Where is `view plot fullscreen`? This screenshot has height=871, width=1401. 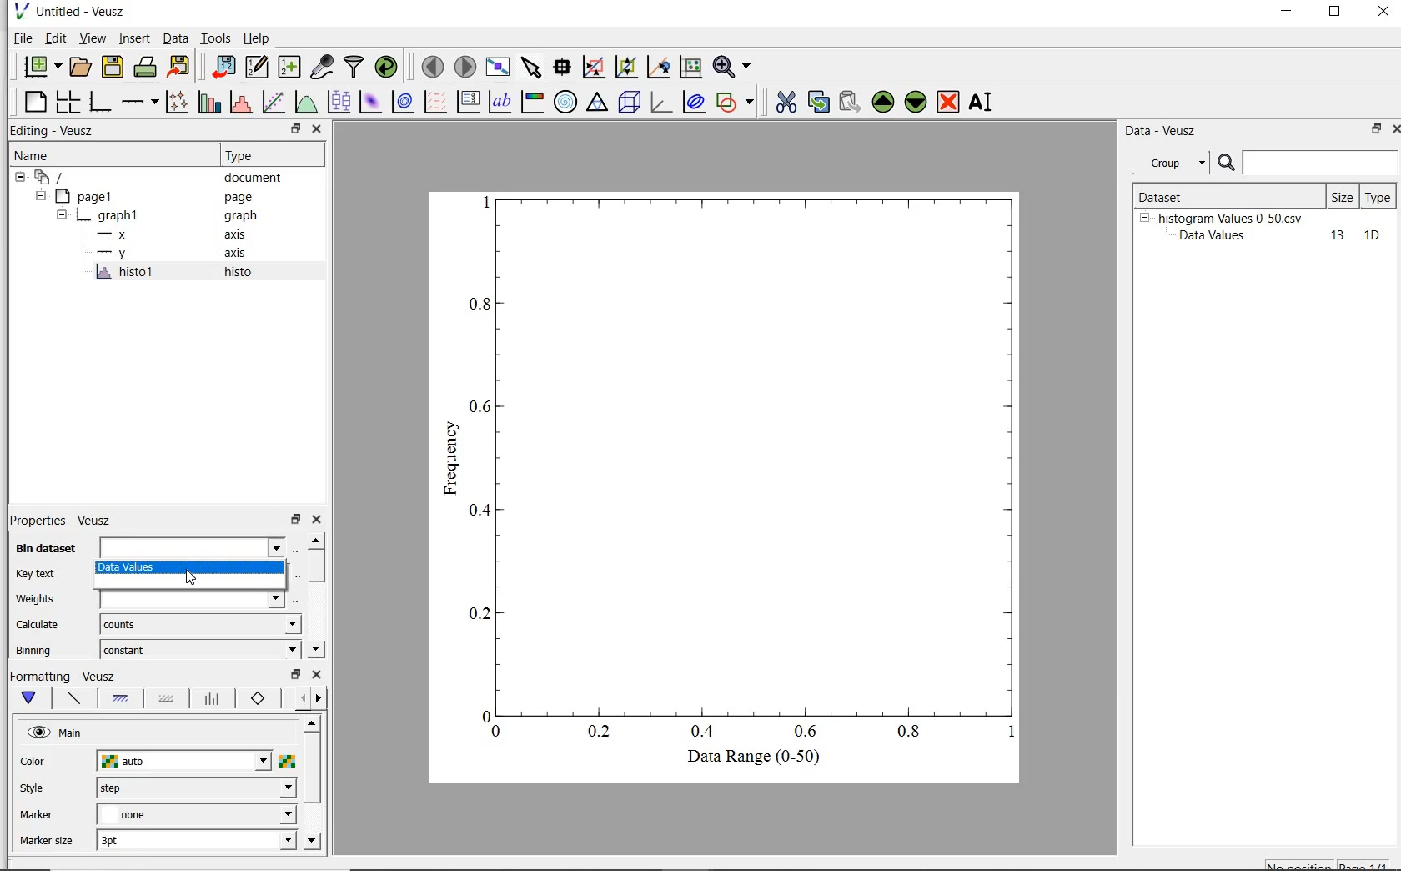 view plot fullscreen is located at coordinates (498, 65).